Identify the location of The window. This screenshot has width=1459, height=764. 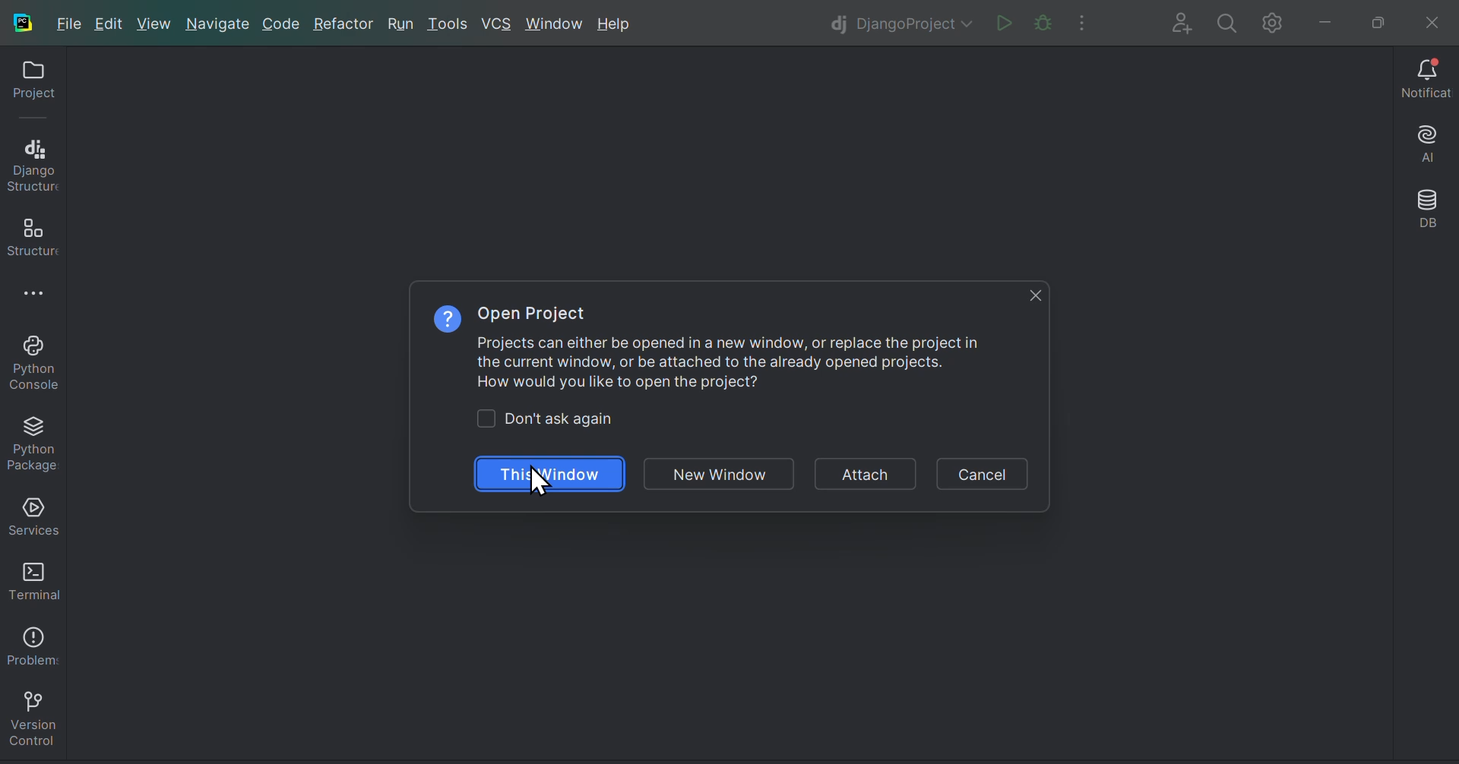
(717, 474).